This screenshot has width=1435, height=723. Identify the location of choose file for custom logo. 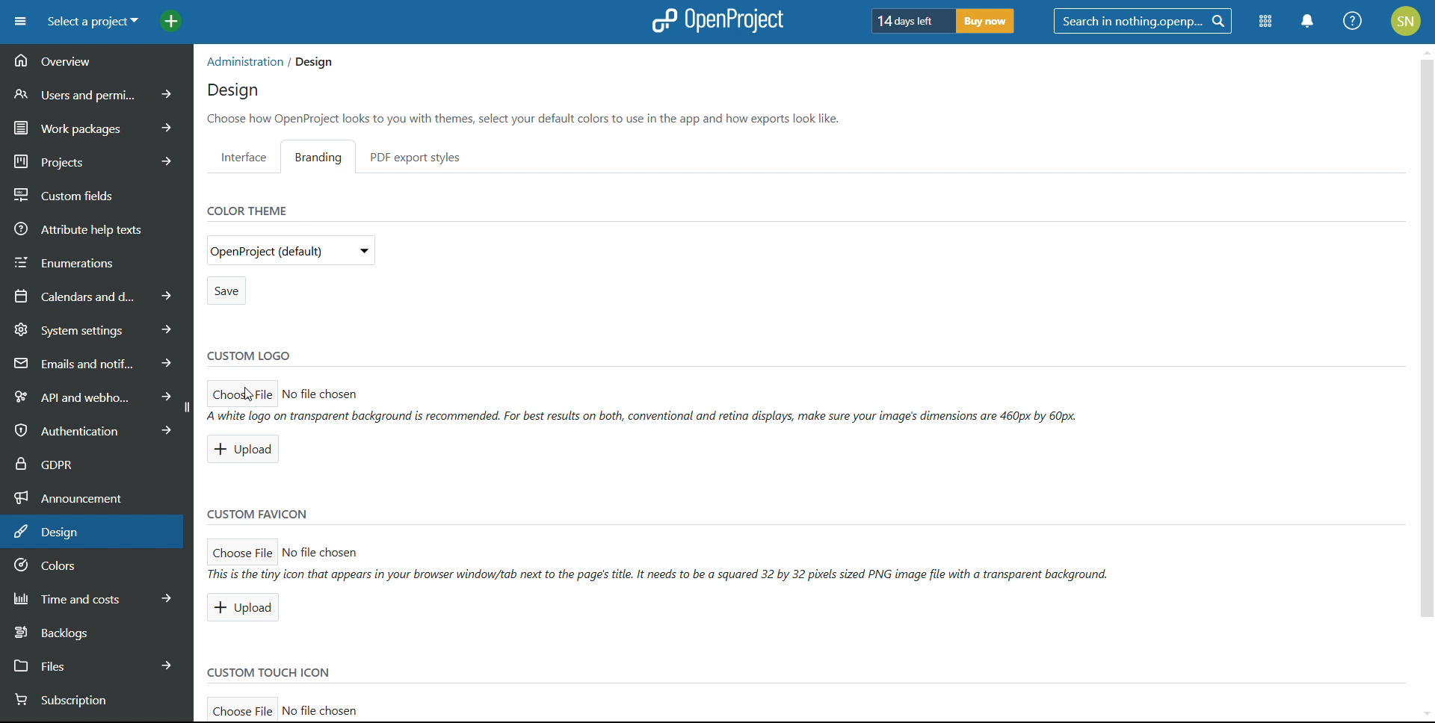
(242, 392).